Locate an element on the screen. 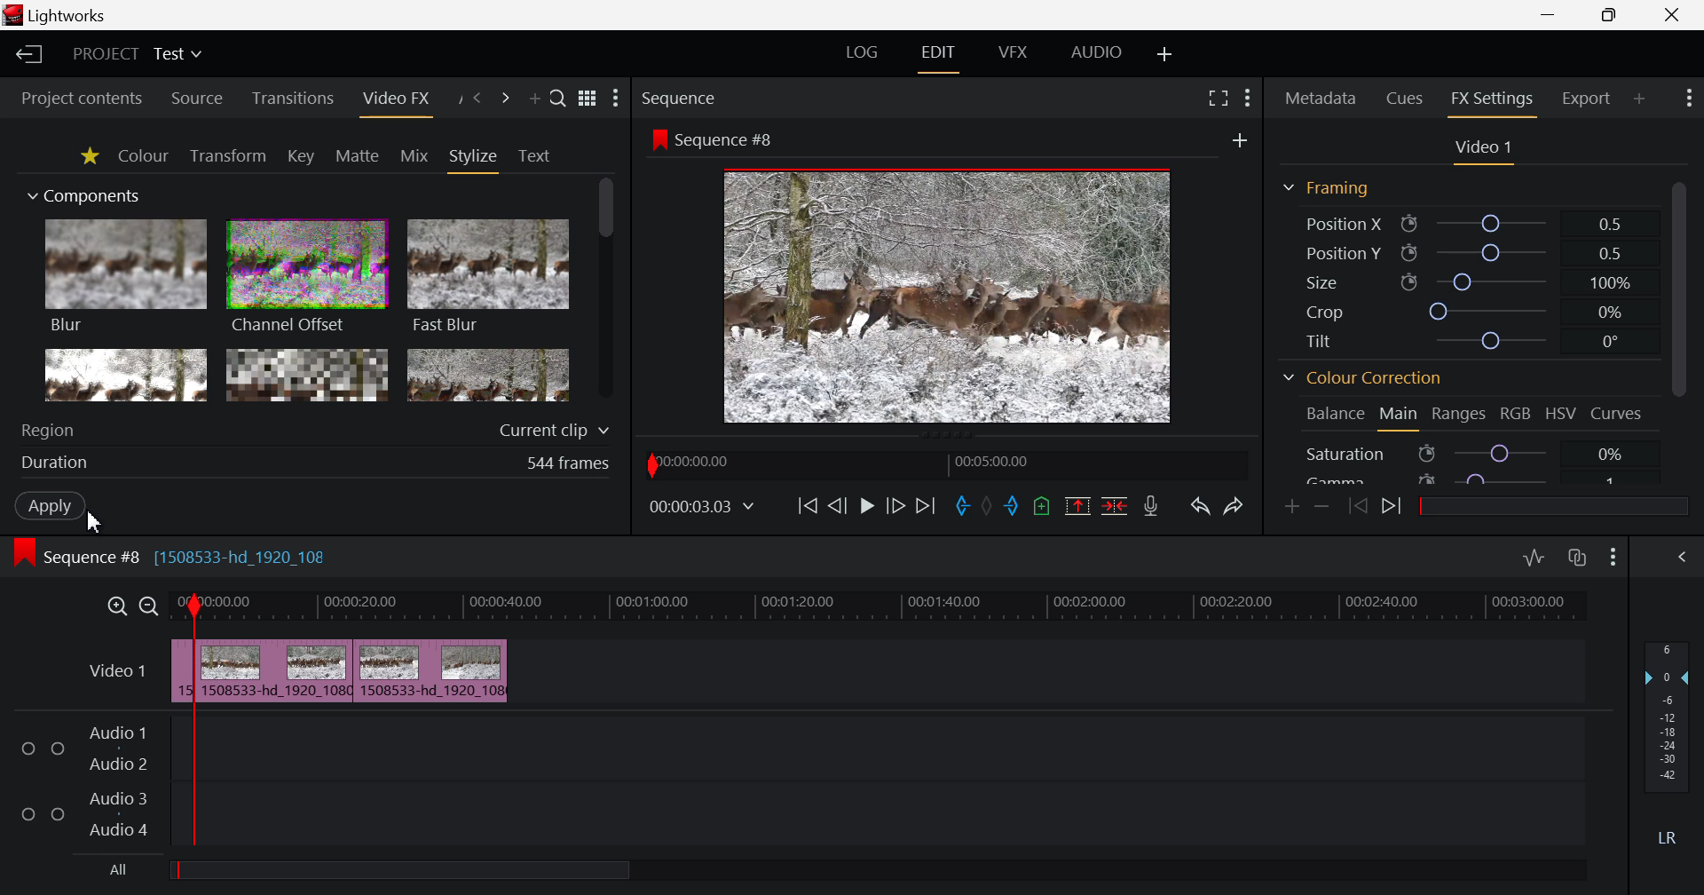 Image resolution: width=1704 pixels, height=895 pixels. Scroll Bar is located at coordinates (1679, 328).